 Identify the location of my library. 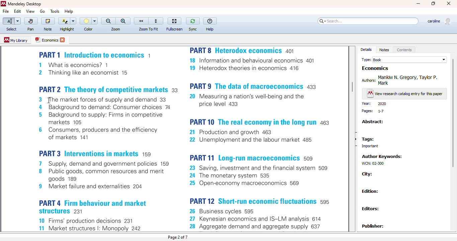
(15, 40).